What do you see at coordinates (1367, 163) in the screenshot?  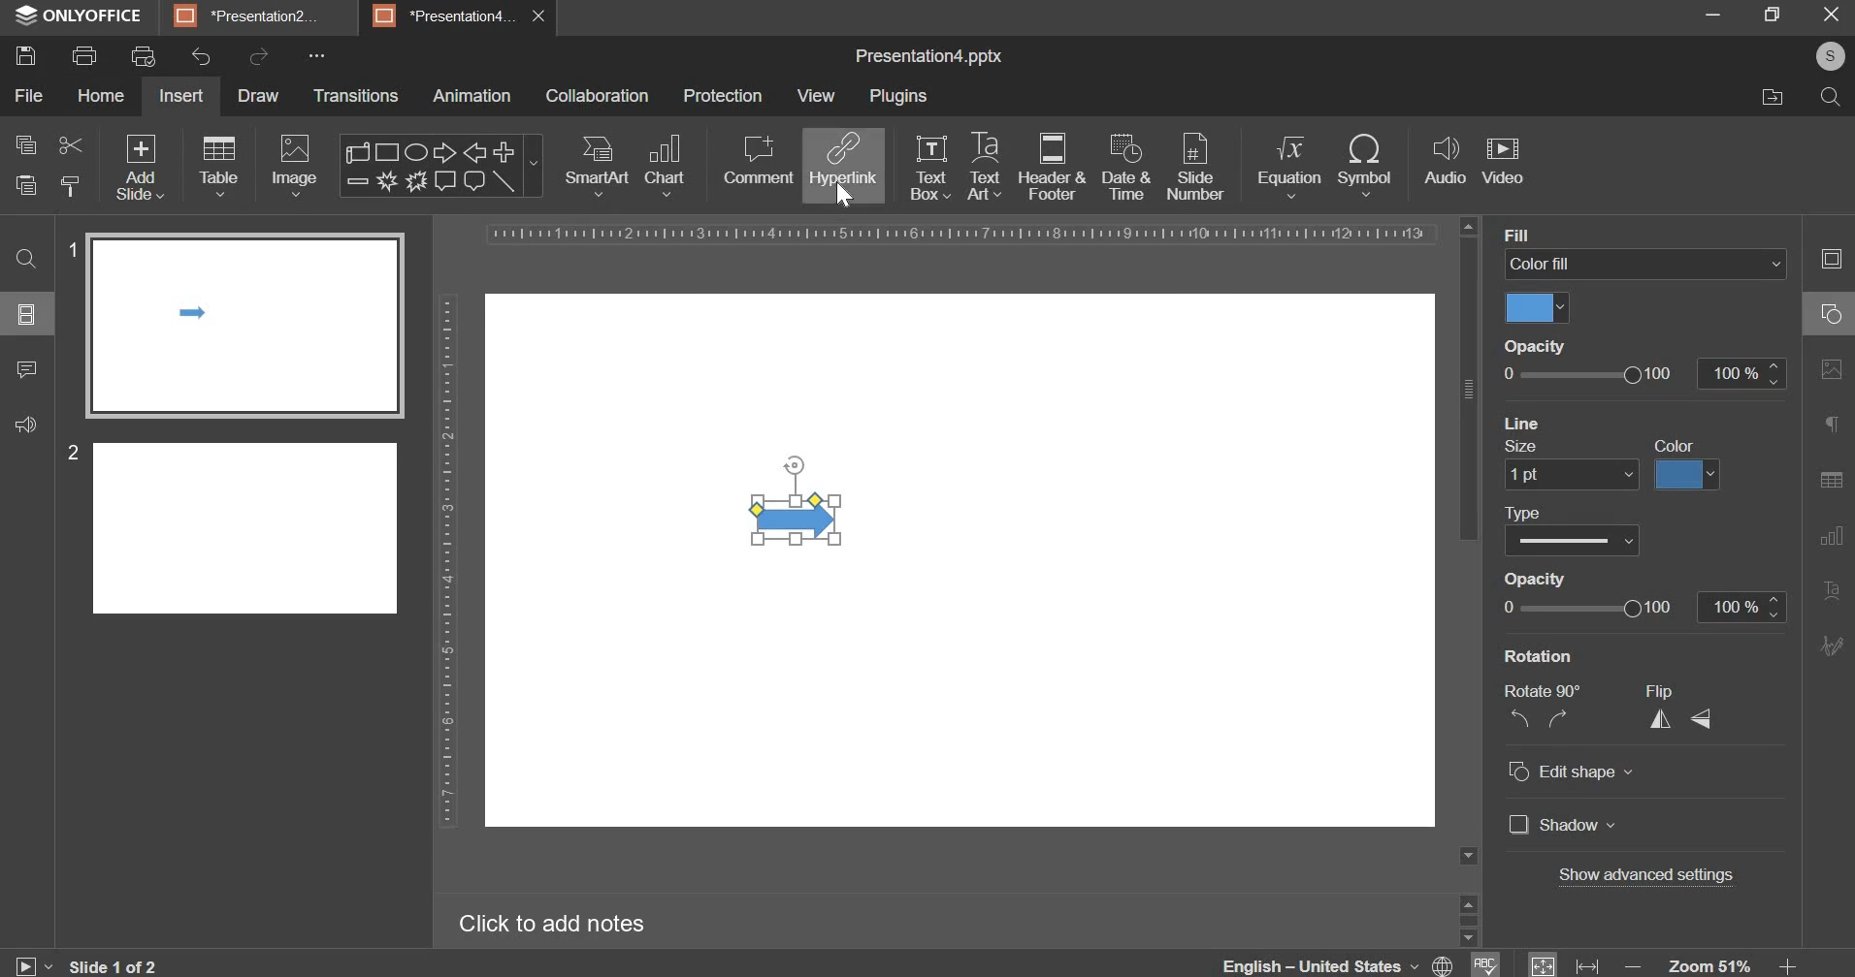 I see `symbol` at bounding box center [1367, 163].